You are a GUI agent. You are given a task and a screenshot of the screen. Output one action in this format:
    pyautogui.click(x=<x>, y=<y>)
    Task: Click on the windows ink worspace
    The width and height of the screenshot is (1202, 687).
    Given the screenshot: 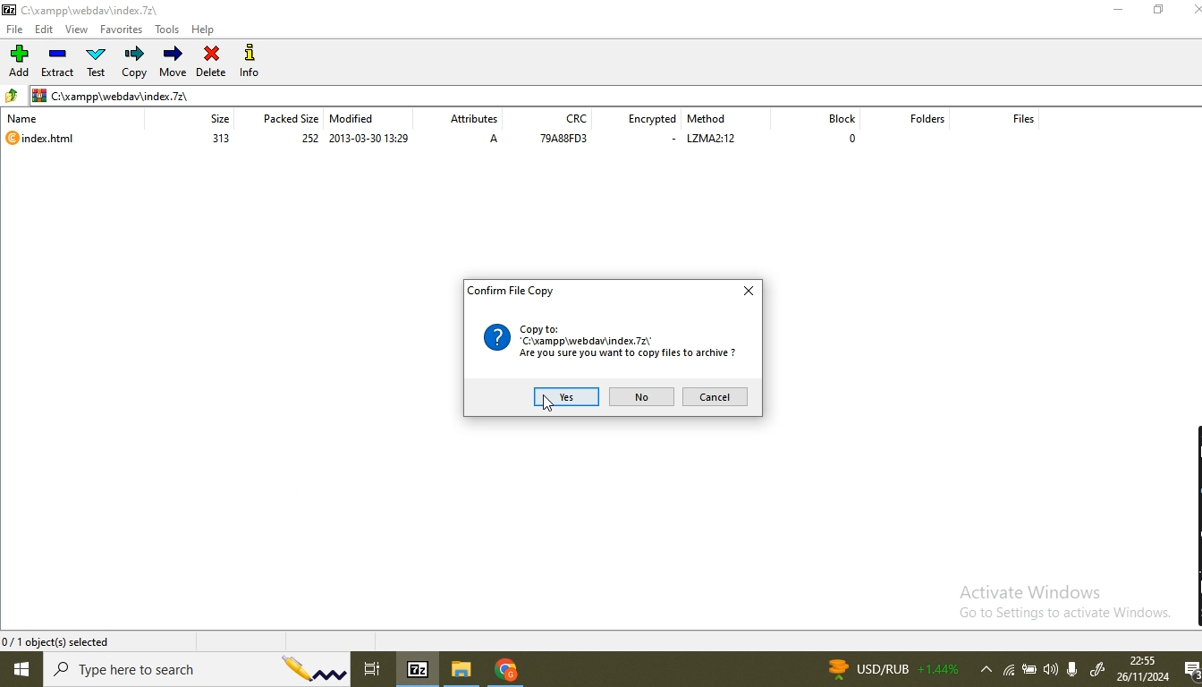 What is the action you would take?
    pyautogui.click(x=1098, y=671)
    